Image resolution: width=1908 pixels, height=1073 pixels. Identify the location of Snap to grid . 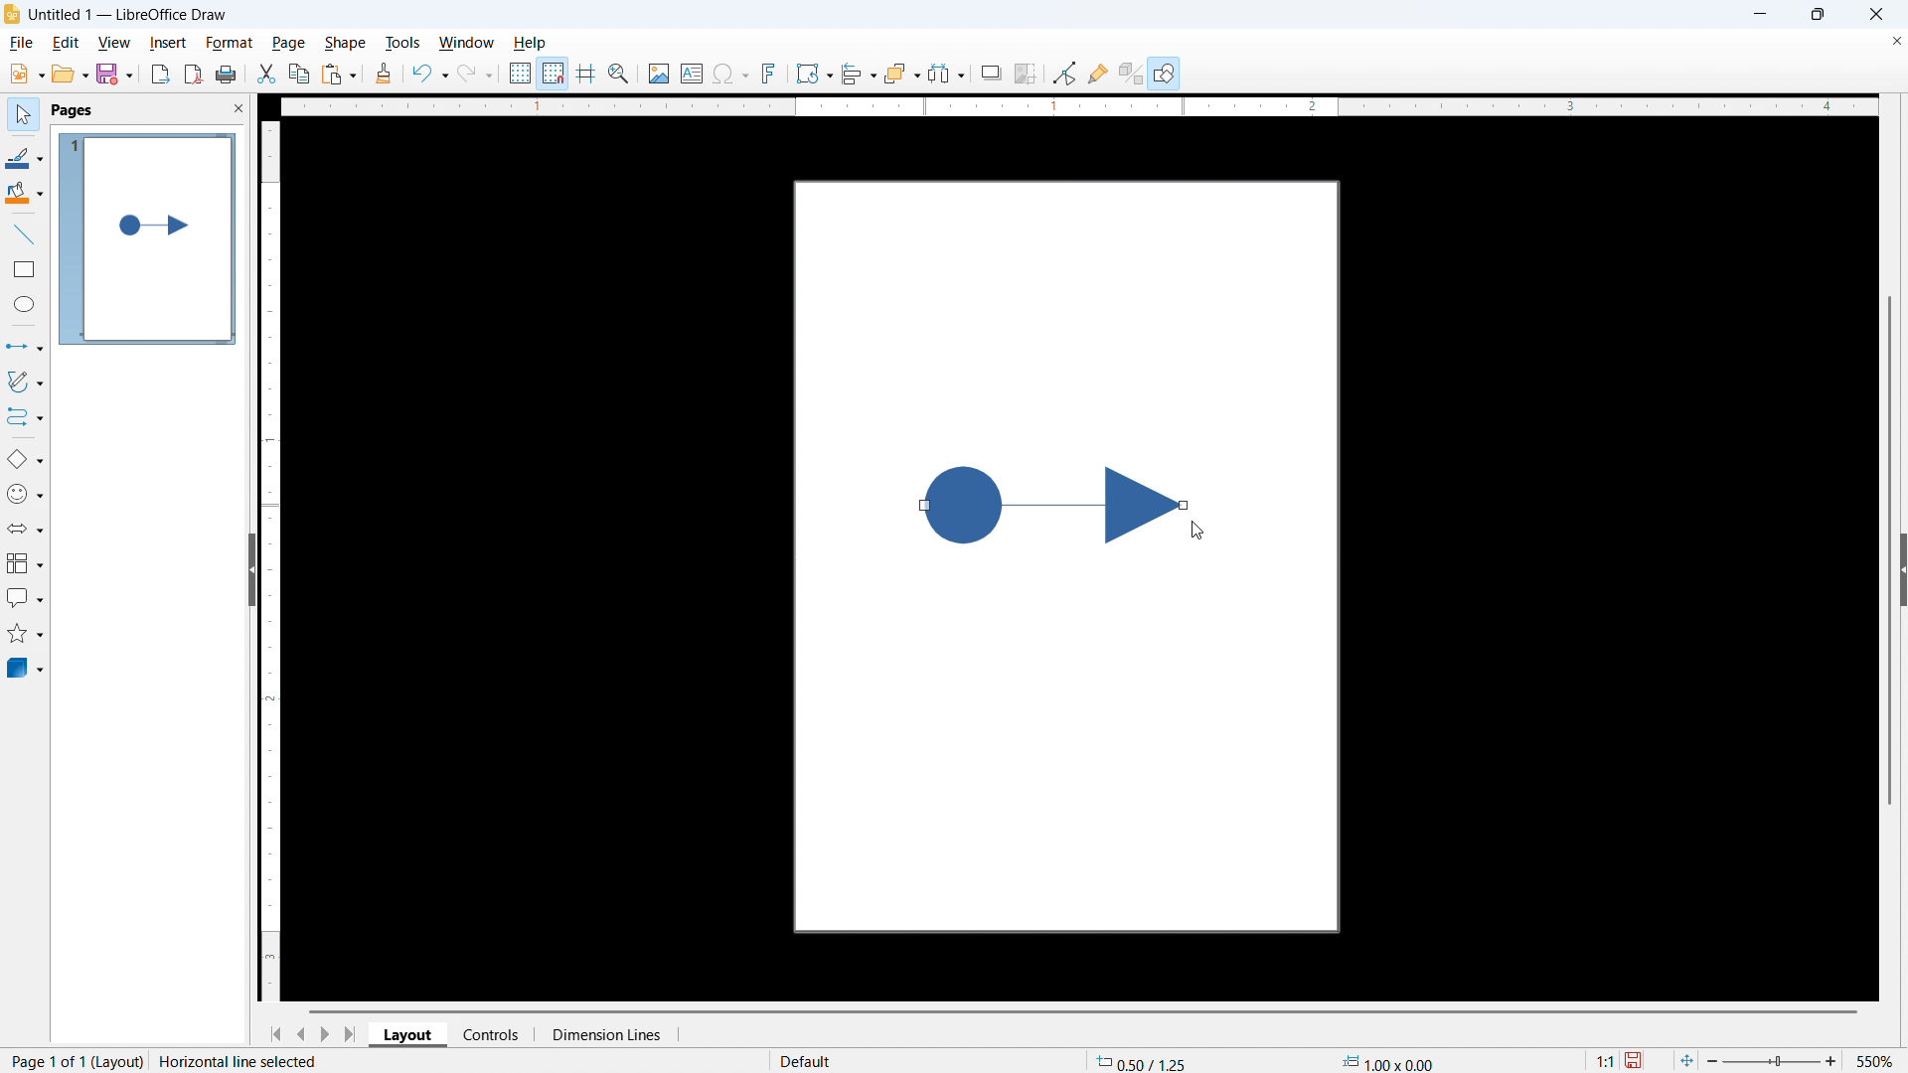
(554, 74).